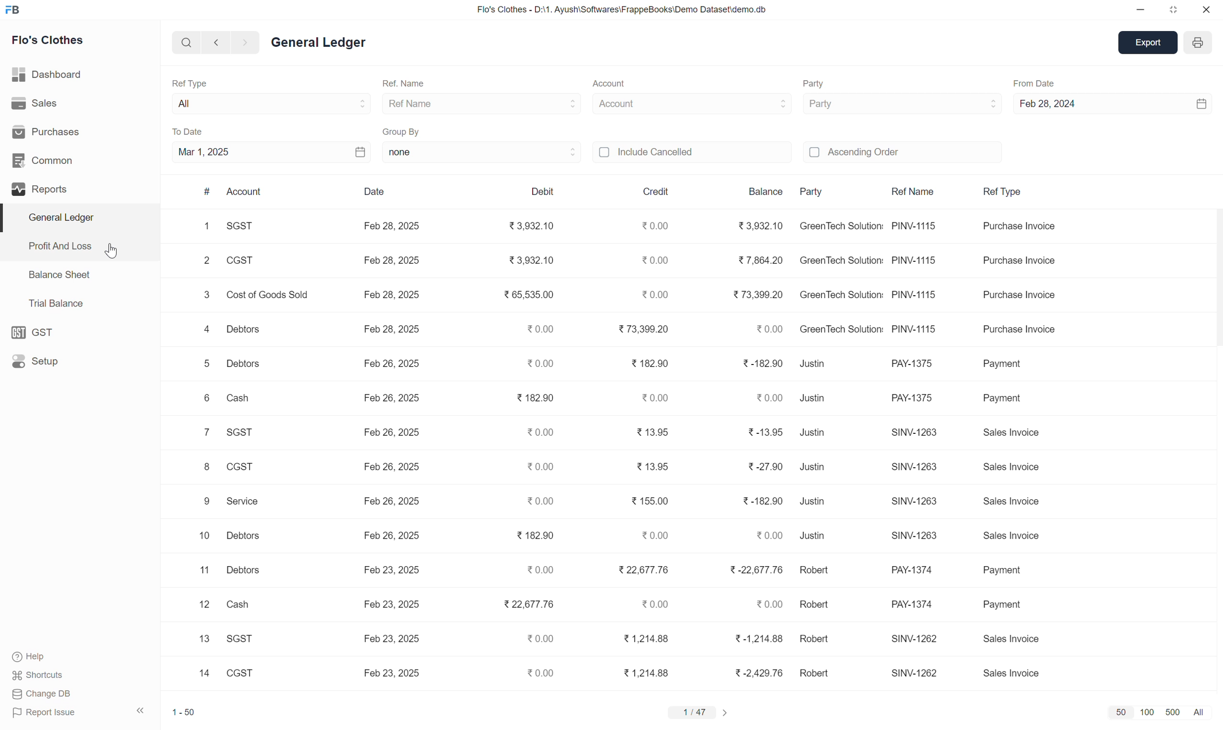  I want to click on SINV-1263, so click(917, 537).